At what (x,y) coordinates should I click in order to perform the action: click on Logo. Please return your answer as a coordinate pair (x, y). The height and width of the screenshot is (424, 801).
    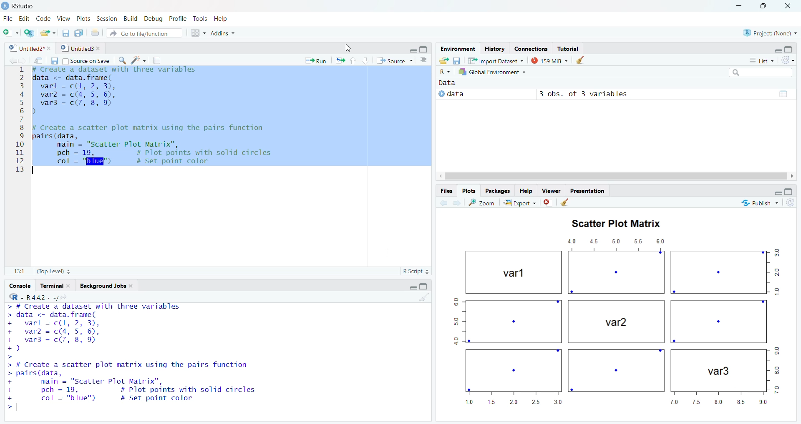
    Looking at the image, I should click on (5, 5).